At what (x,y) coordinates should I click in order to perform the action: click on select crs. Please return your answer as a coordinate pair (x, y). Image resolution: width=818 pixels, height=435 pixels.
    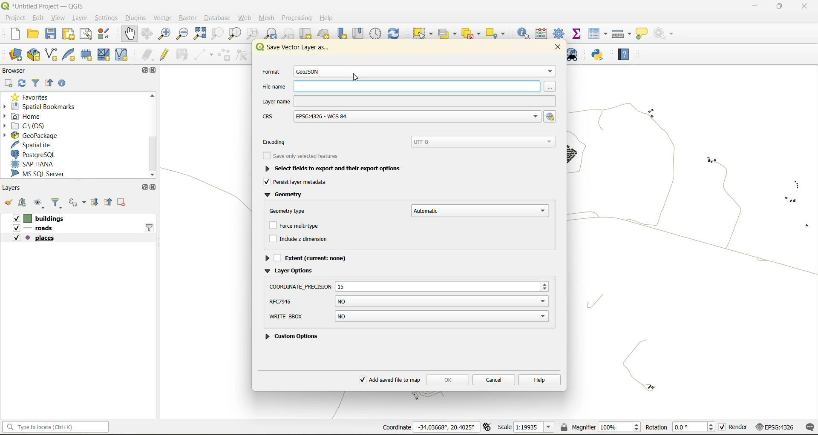
    Looking at the image, I should click on (550, 116).